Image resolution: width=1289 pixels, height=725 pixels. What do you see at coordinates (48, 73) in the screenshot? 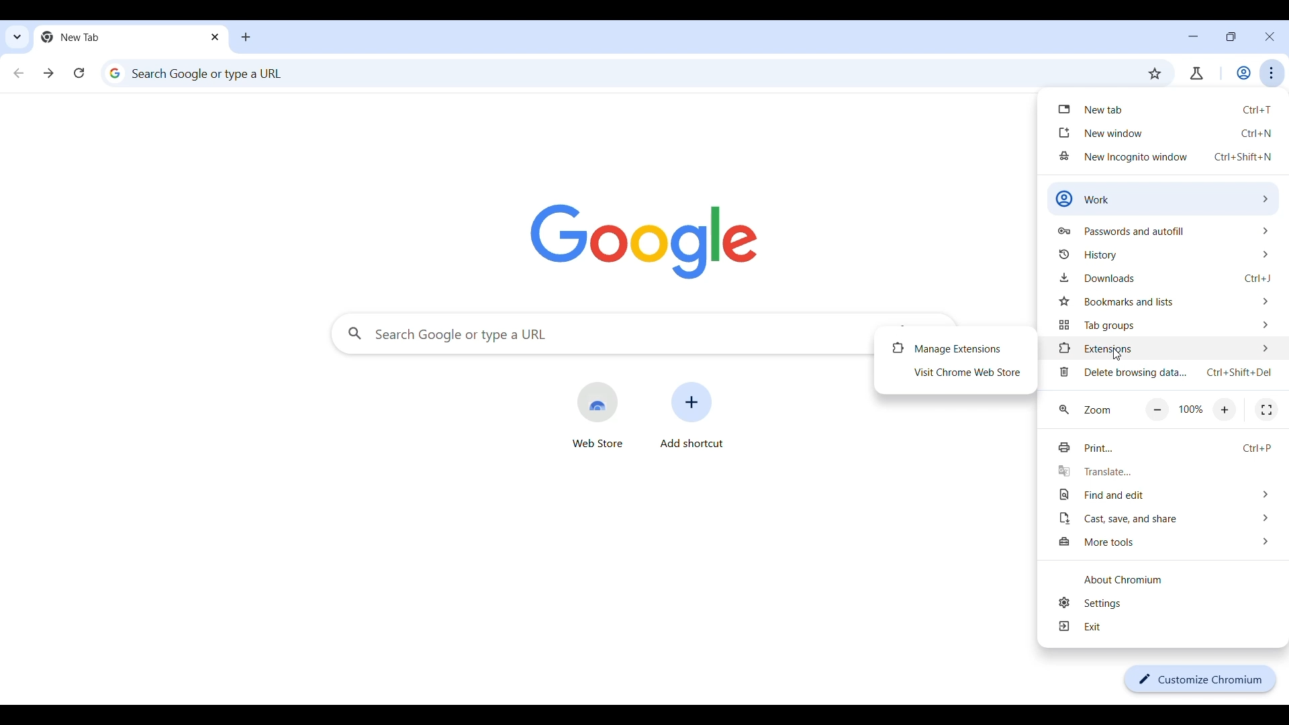
I see `Go forward` at bounding box center [48, 73].